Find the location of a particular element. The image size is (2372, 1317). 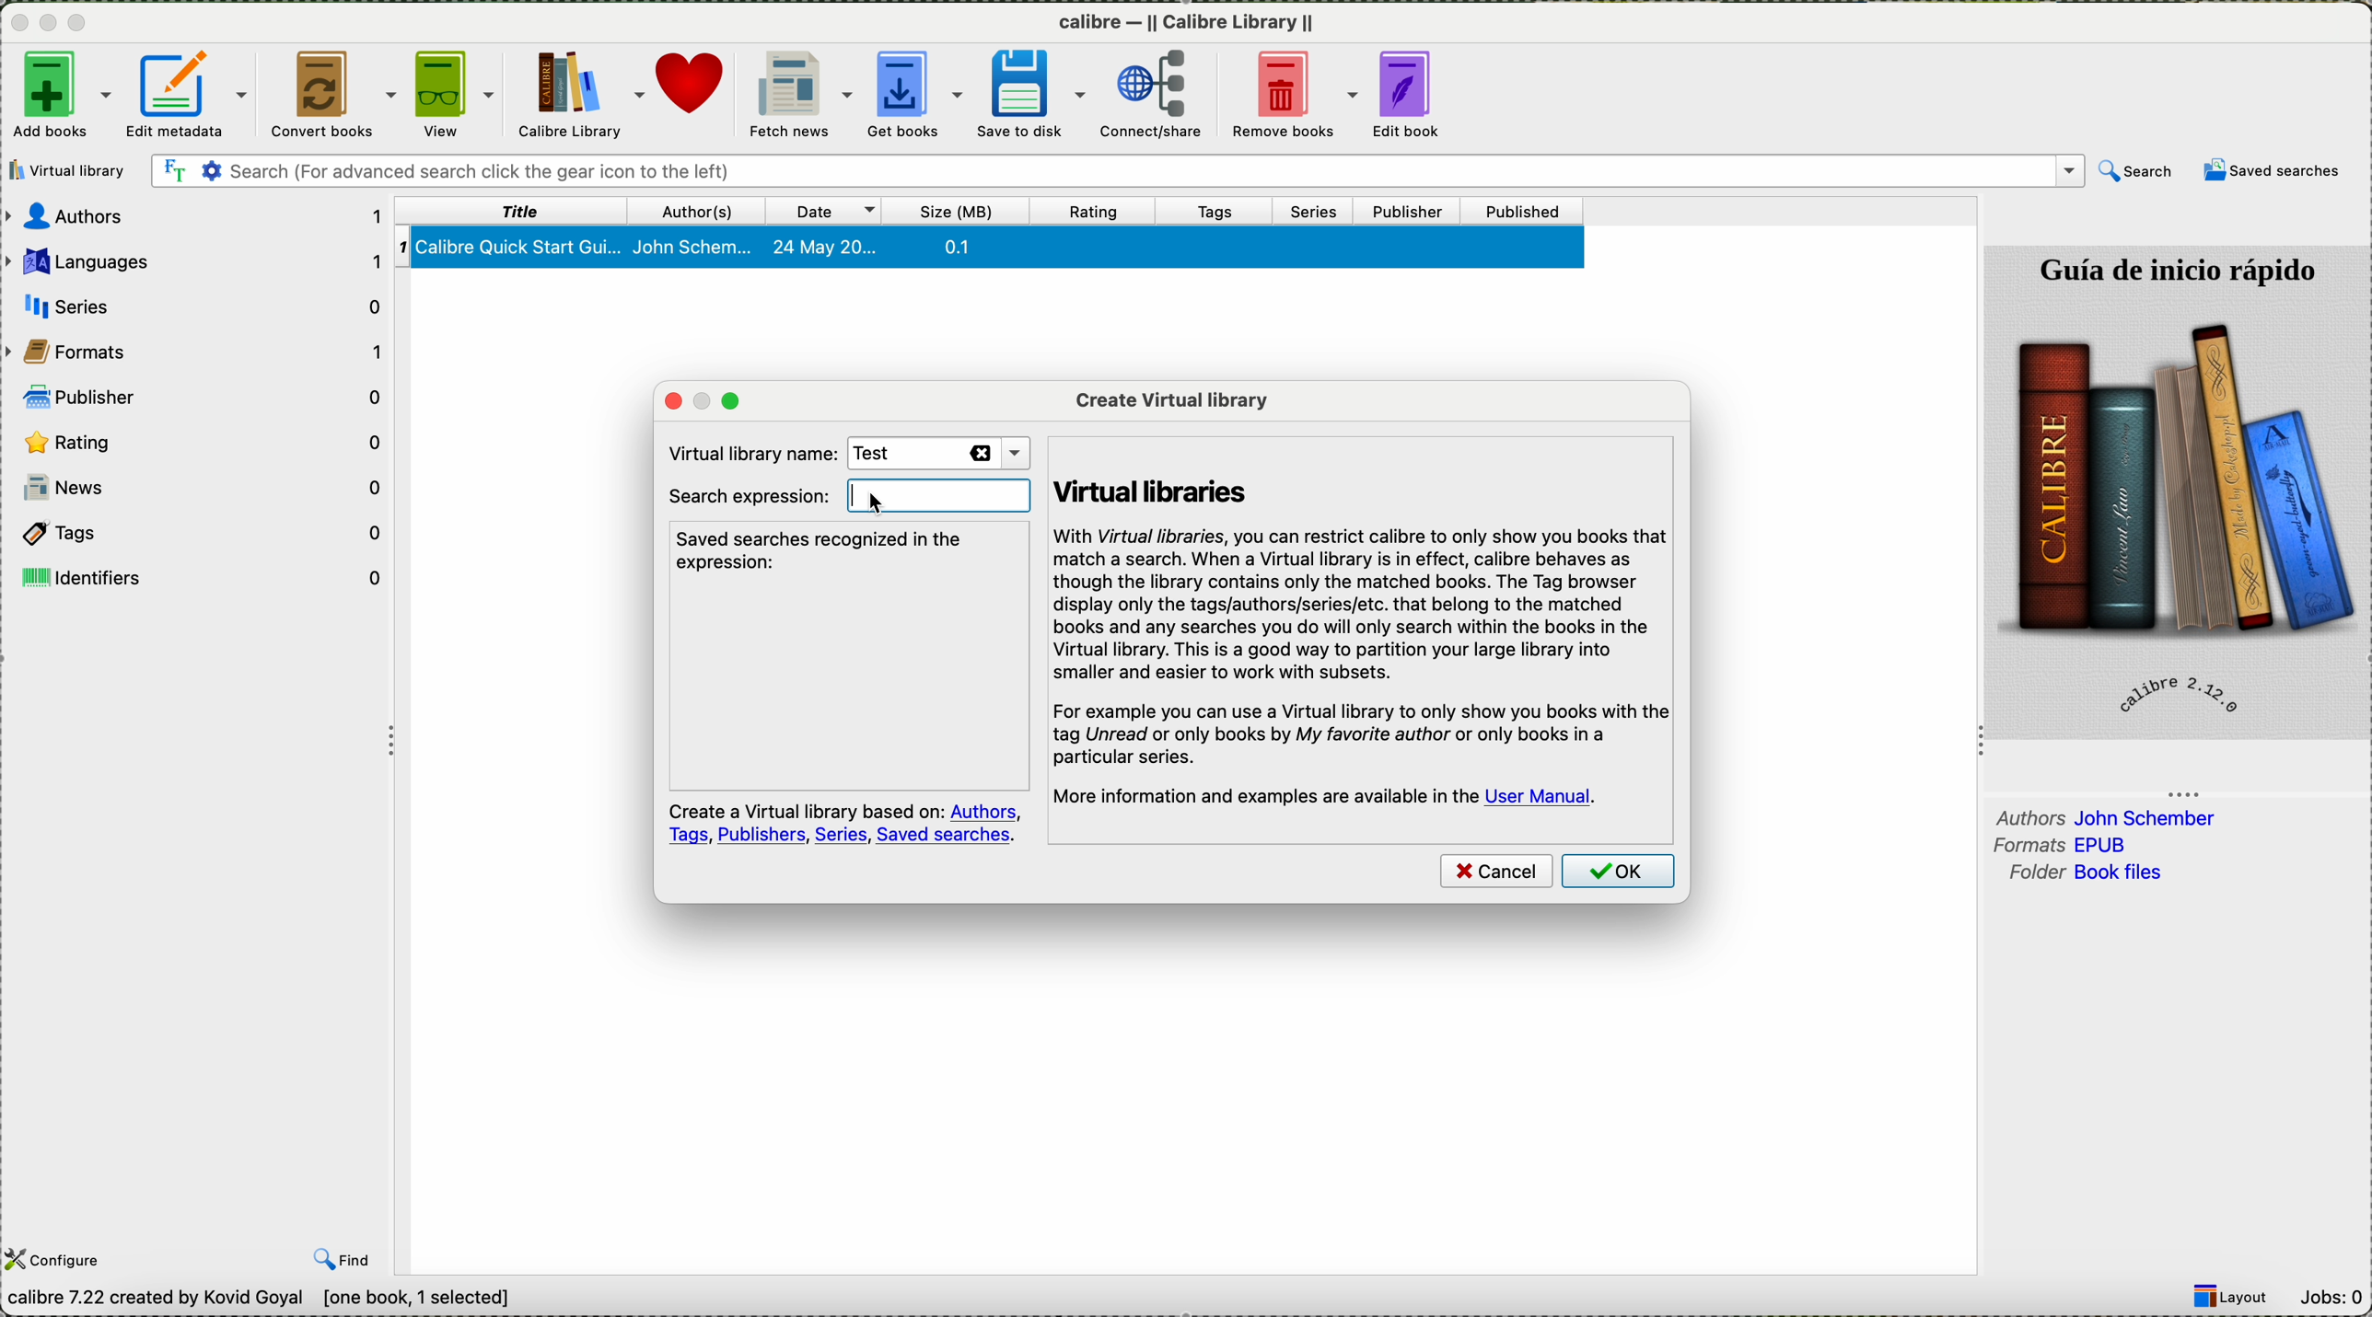

saved searches recognized the expression is located at coordinates (826, 550).